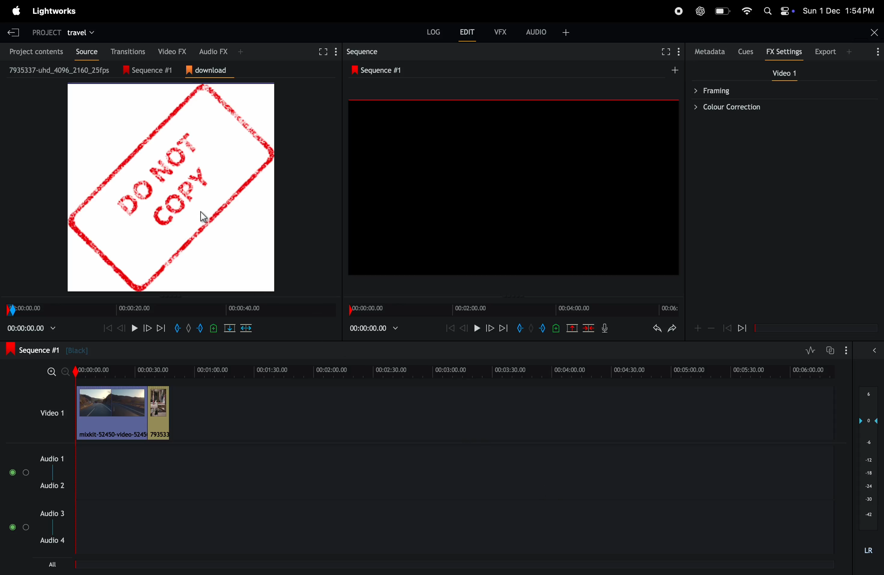 This screenshot has width=884, height=575. Describe the element at coordinates (364, 52) in the screenshot. I see `sequence` at that location.